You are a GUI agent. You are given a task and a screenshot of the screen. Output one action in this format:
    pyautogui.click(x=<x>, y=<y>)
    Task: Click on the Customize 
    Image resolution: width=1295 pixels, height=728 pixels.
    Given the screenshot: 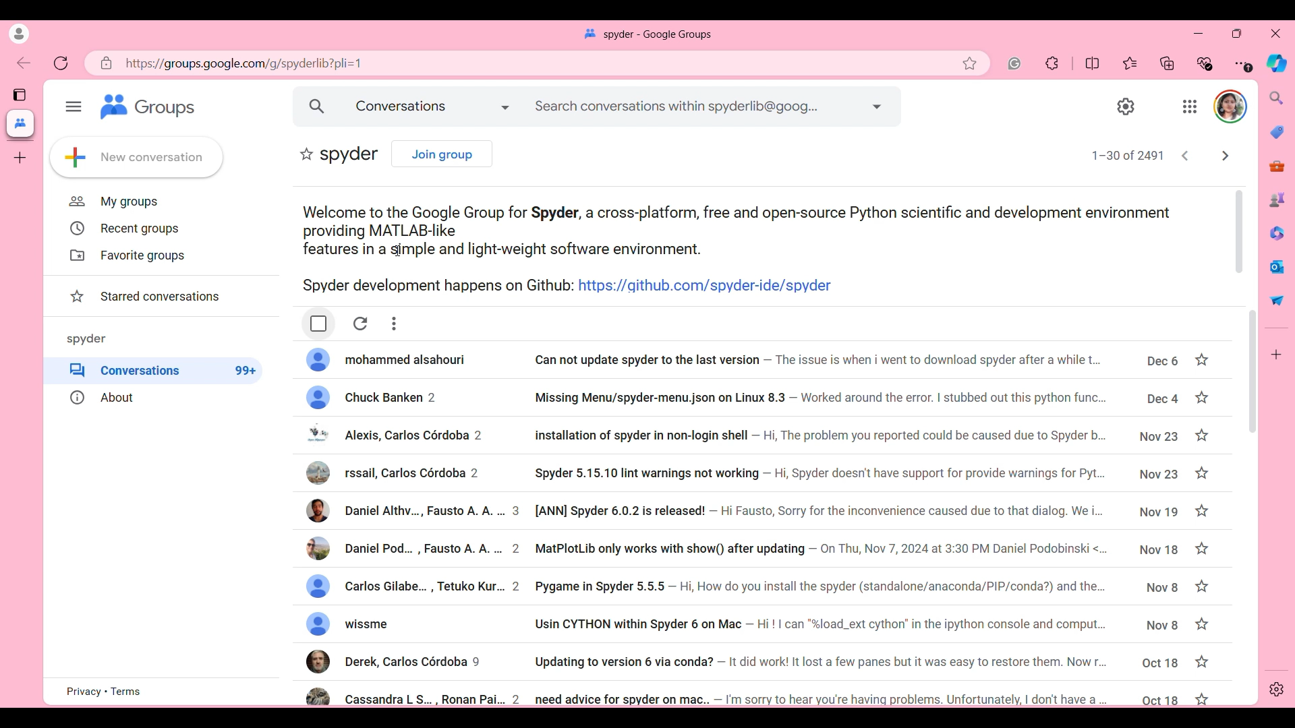 What is the action you would take?
    pyautogui.click(x=1276, y=355)
    